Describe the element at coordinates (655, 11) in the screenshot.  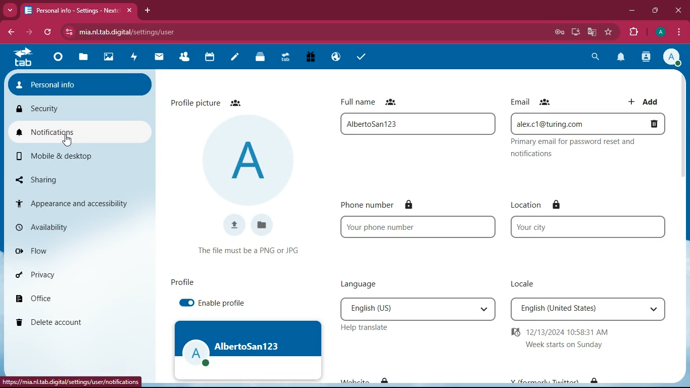
I see `maximize` at that location.